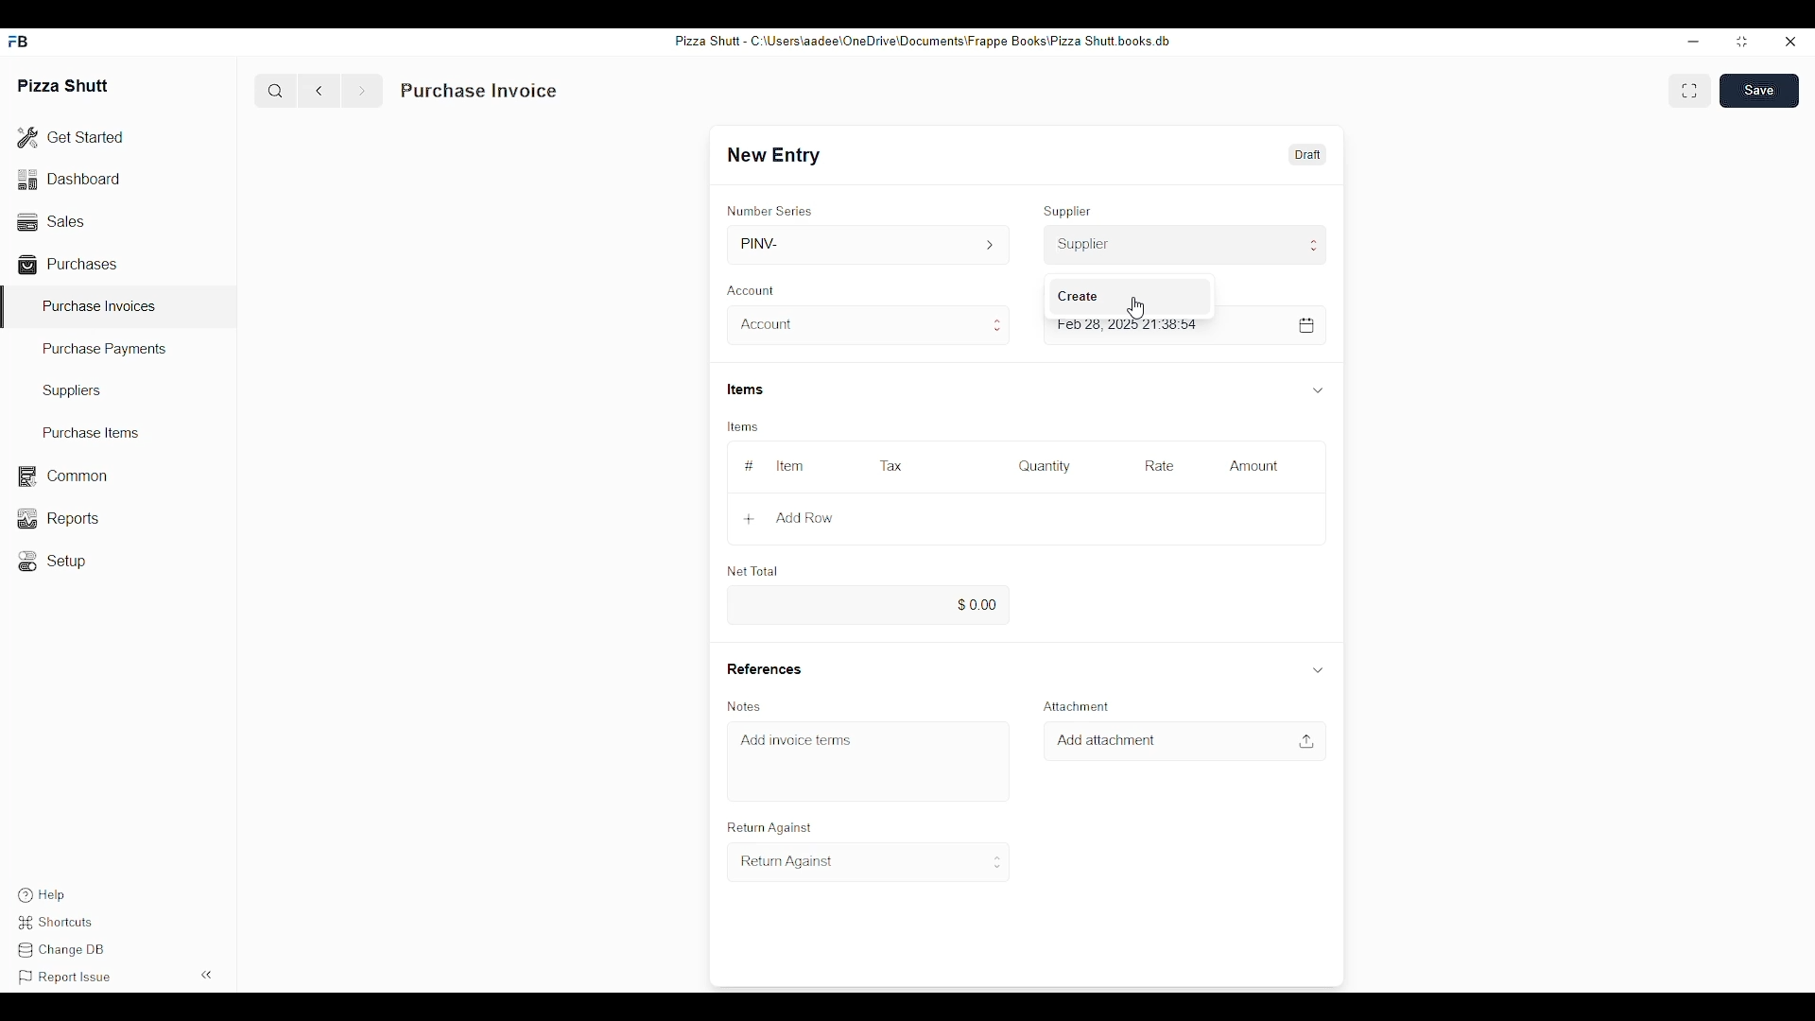  What do you see at coordinates (744, 428) in the screenshot?
I see `Items` at bounding box center [744, 428].